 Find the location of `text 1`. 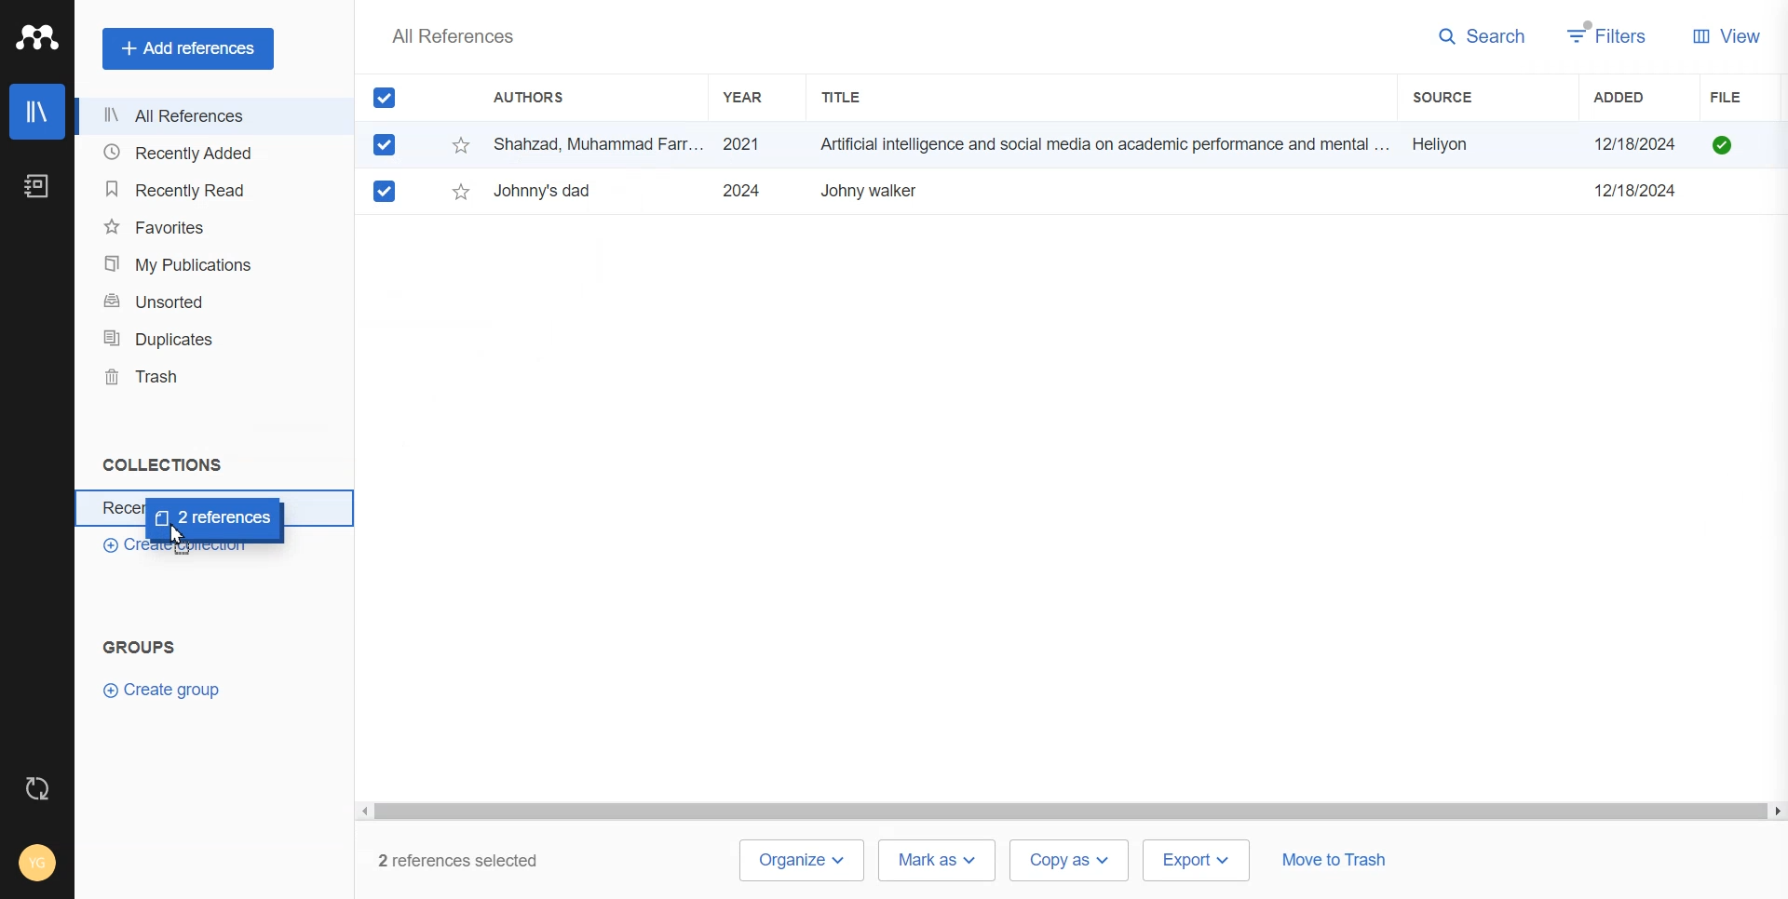

text 1 is located at coordinates (158, 464).